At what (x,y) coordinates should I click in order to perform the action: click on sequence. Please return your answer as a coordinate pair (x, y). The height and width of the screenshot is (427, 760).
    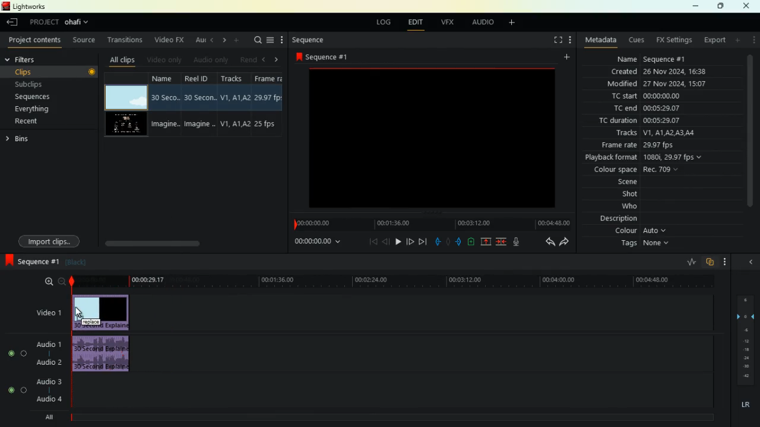
    Looking at the image, I should click on (310, 40).